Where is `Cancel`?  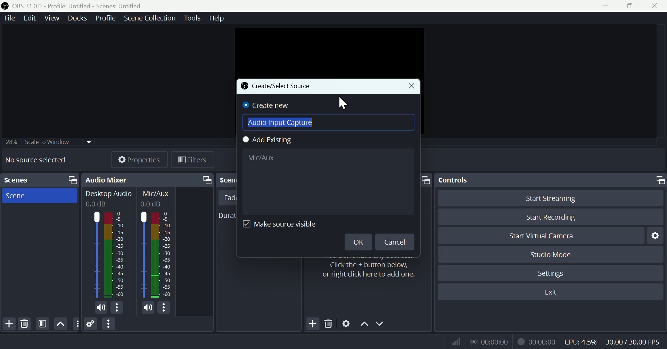 Cancel is located at coordinates (395, 241).